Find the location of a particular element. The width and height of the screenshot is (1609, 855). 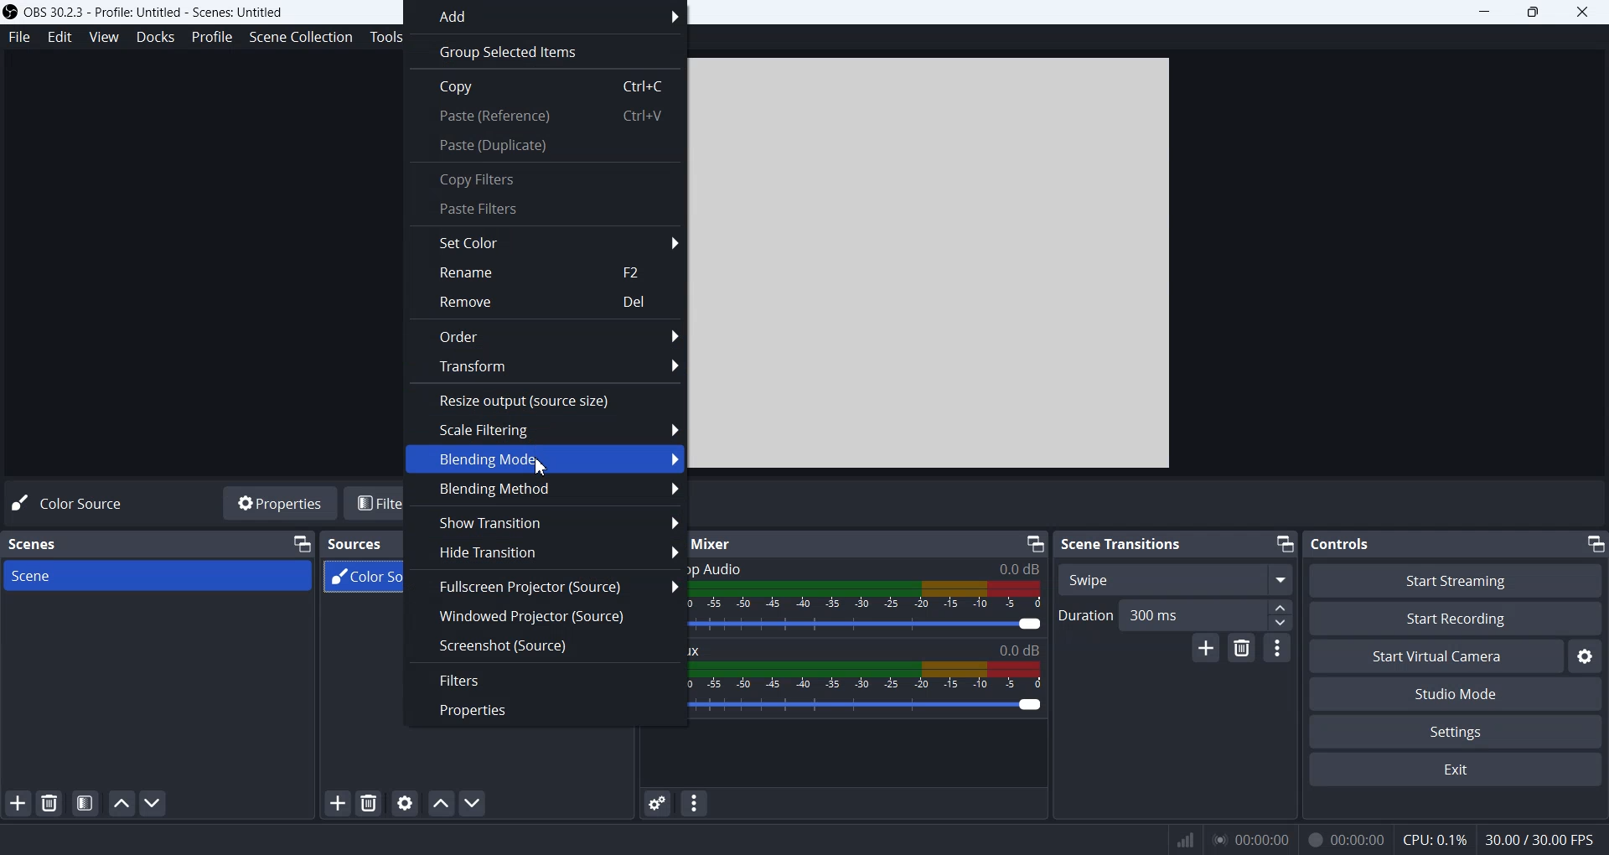

Start Recording is located at coordinates (1456, 618).